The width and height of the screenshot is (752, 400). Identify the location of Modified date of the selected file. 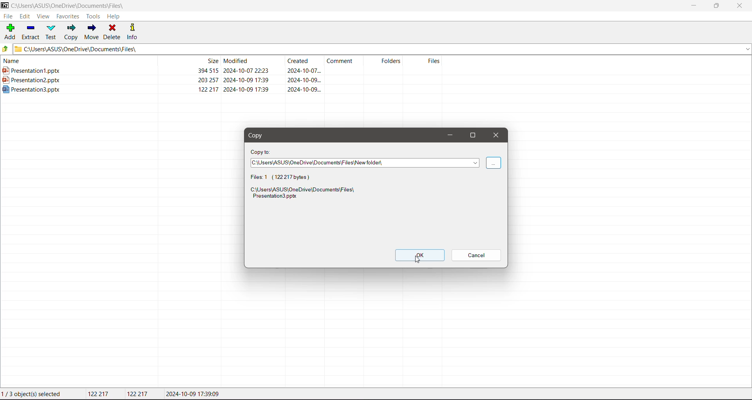
(195, 394).